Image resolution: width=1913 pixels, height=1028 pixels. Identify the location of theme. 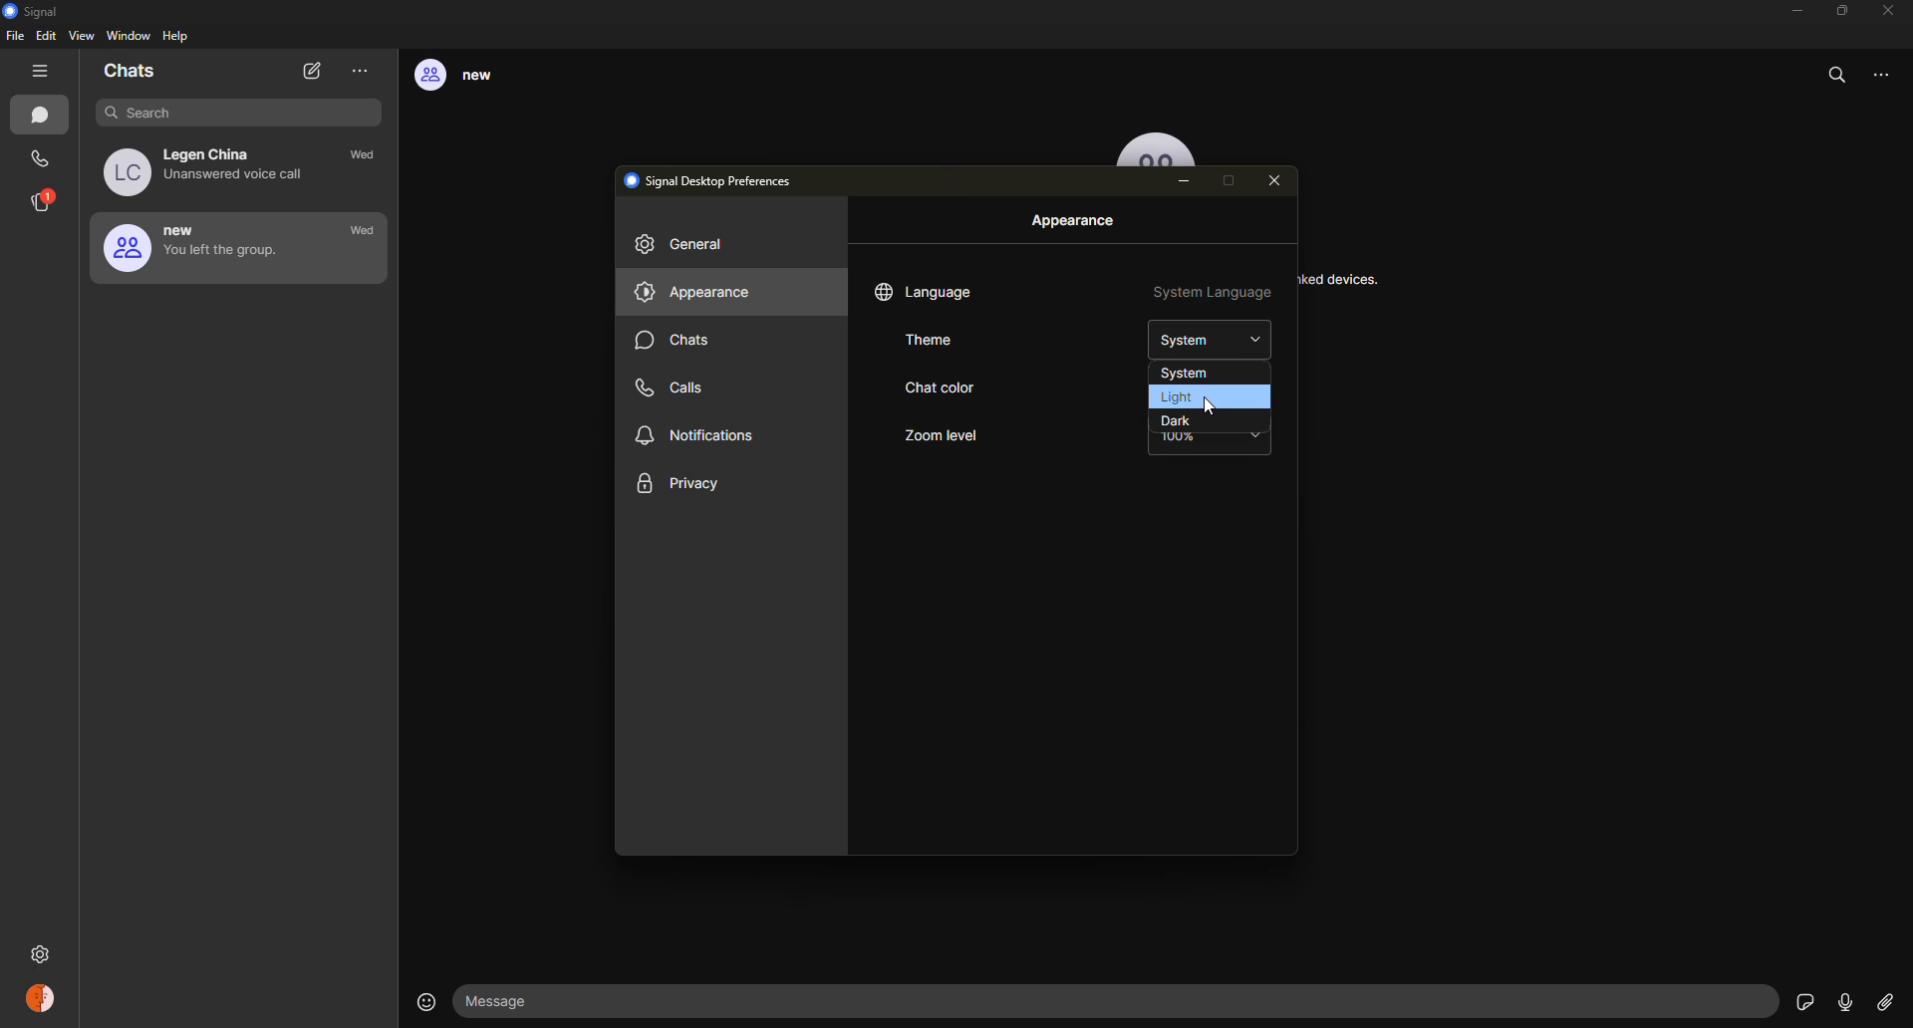
(939, 341).